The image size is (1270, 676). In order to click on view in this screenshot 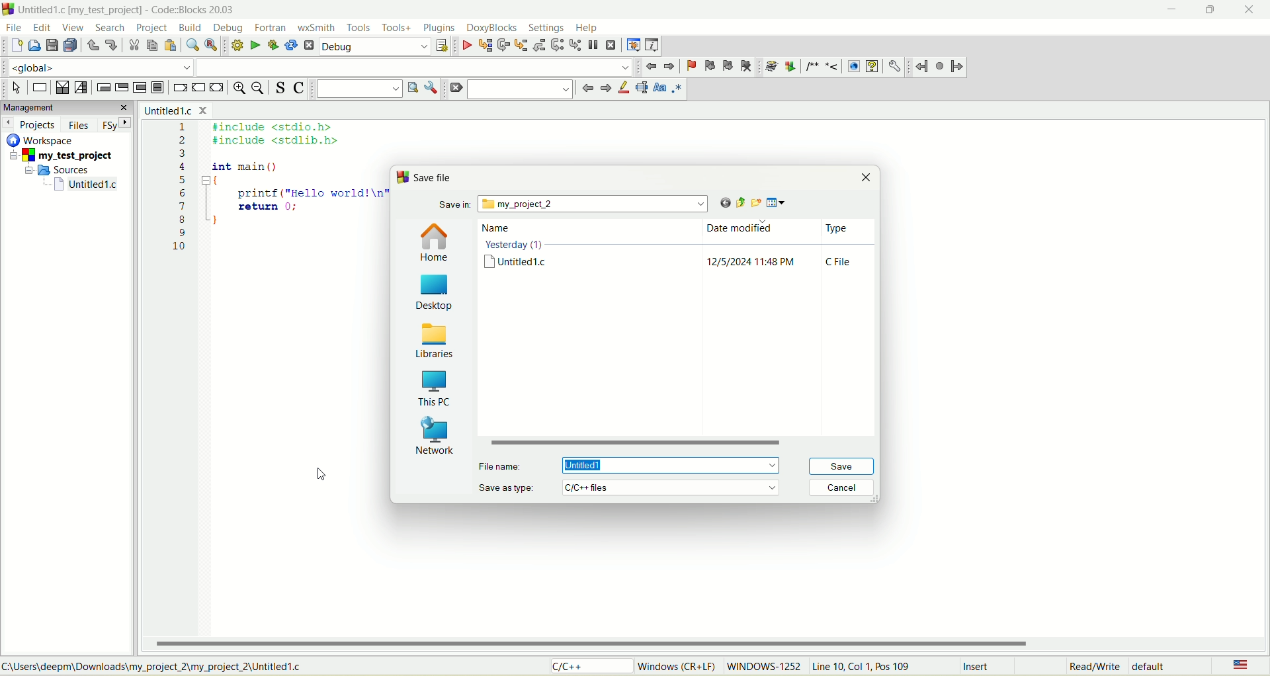, I will do `click(74, 28)`.